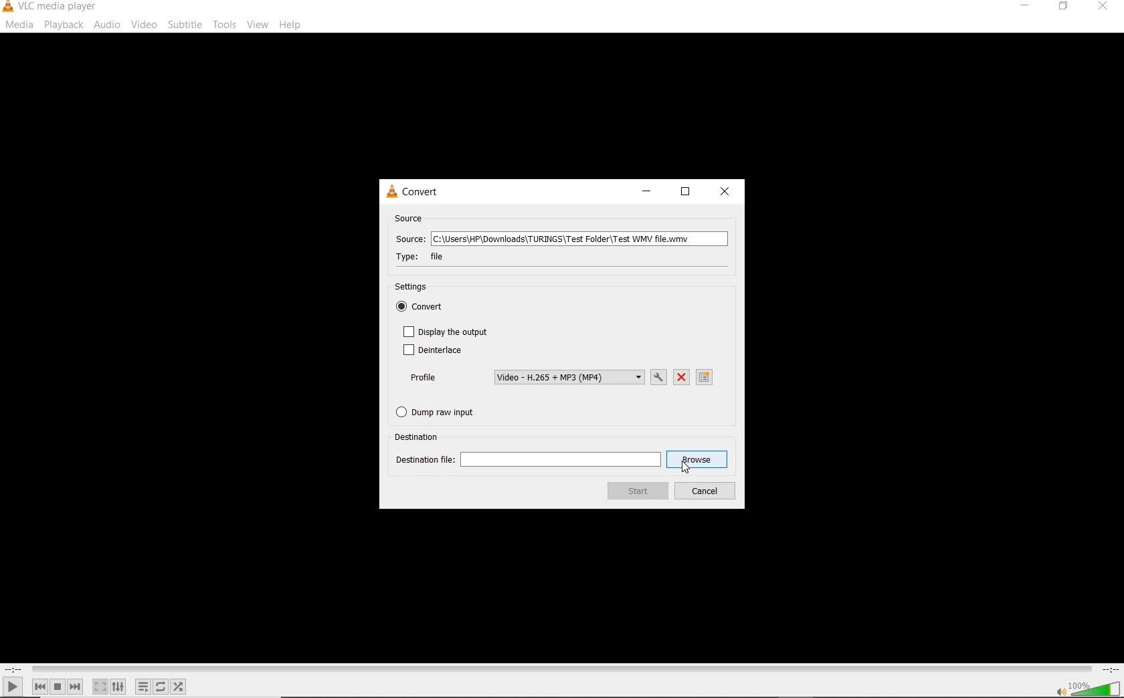  I want to click on dump raw input, so click(440, 412).